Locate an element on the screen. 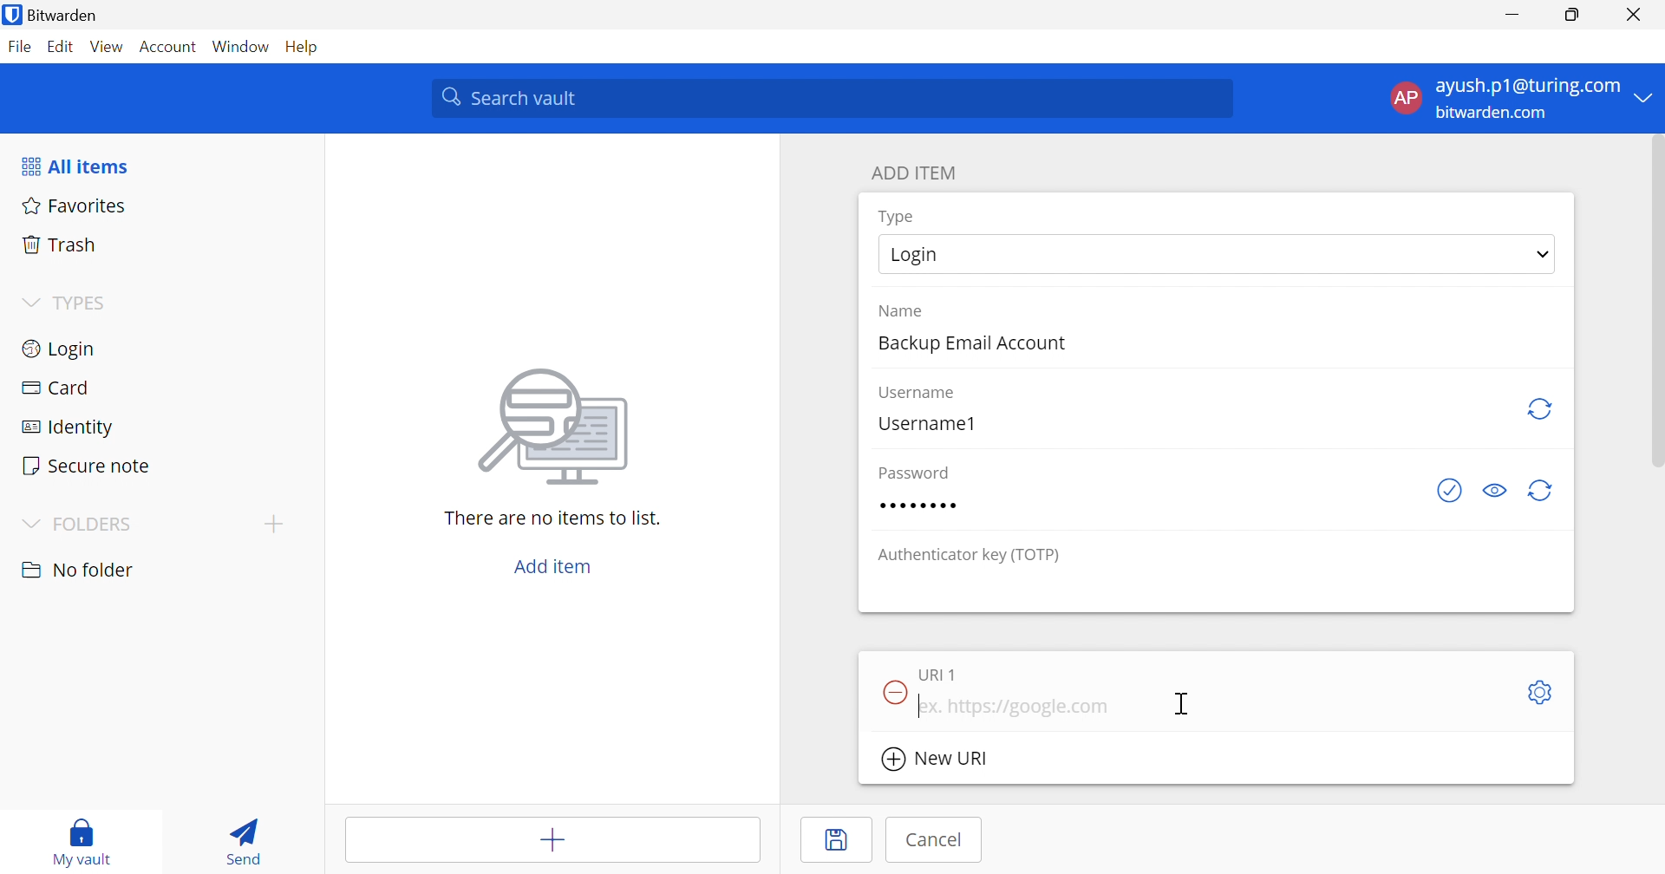 Image resolution: width=1665 pixels, height=874 pixels. Password is located at coordinates (914, 470).